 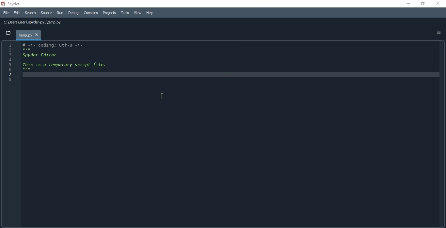 What do you see at coordinates (11, 80) in the screenshot?
I see `8` at bounding box center [11, 80].